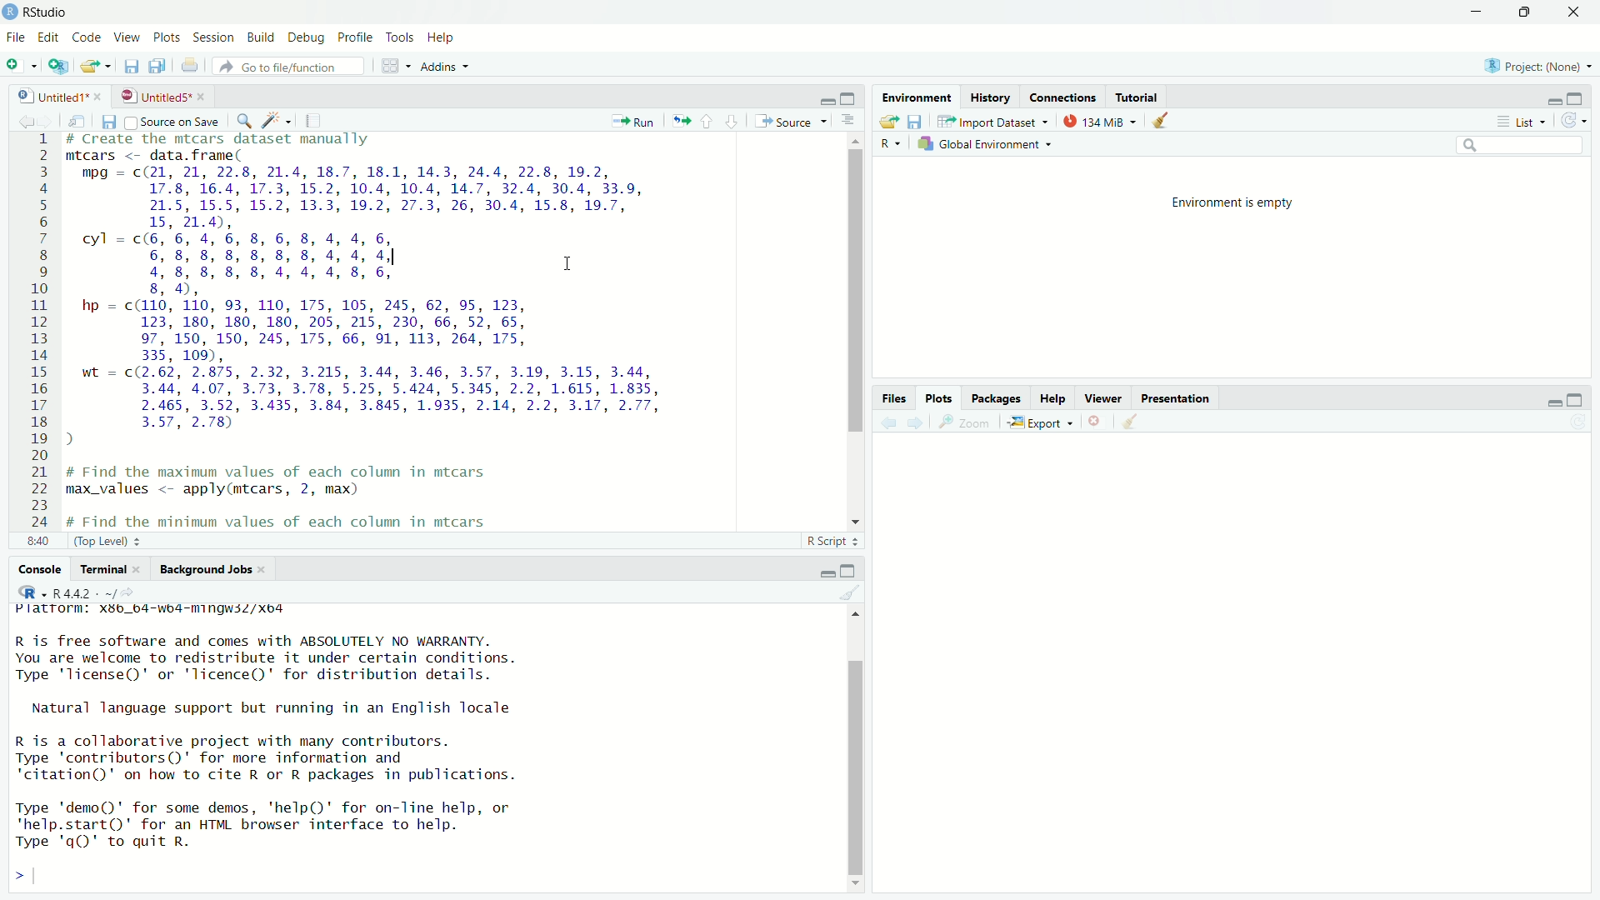 Image resolution: width=1600 pixels, height=900 pixels. Describe the element at coordinates (1474, 12) in the screenshot. I see `minimise` at that location.